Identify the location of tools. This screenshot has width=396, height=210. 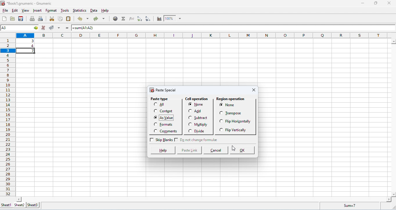
(65, 11).